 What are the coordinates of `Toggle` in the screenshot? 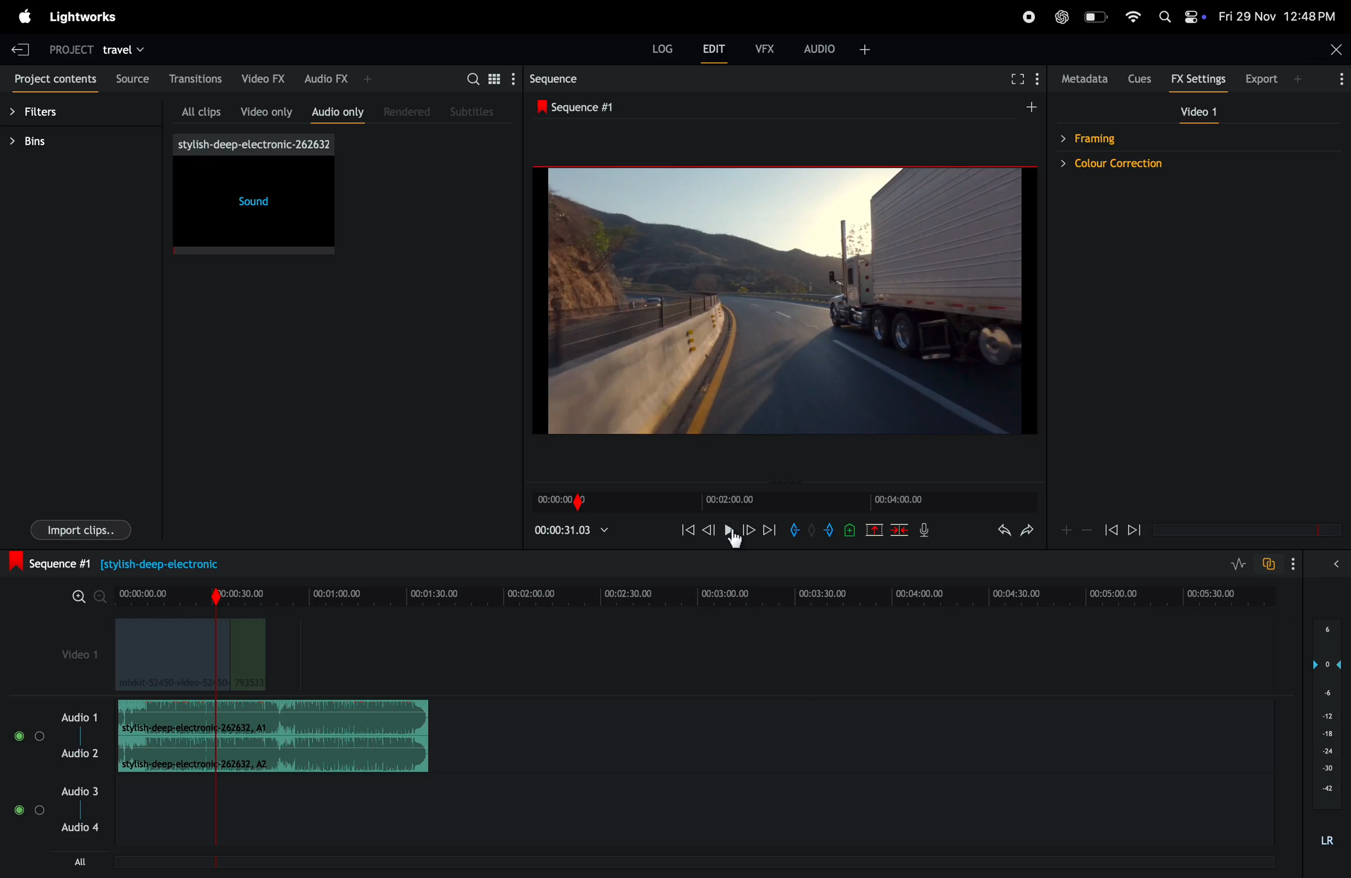 It's located at (18, 812).